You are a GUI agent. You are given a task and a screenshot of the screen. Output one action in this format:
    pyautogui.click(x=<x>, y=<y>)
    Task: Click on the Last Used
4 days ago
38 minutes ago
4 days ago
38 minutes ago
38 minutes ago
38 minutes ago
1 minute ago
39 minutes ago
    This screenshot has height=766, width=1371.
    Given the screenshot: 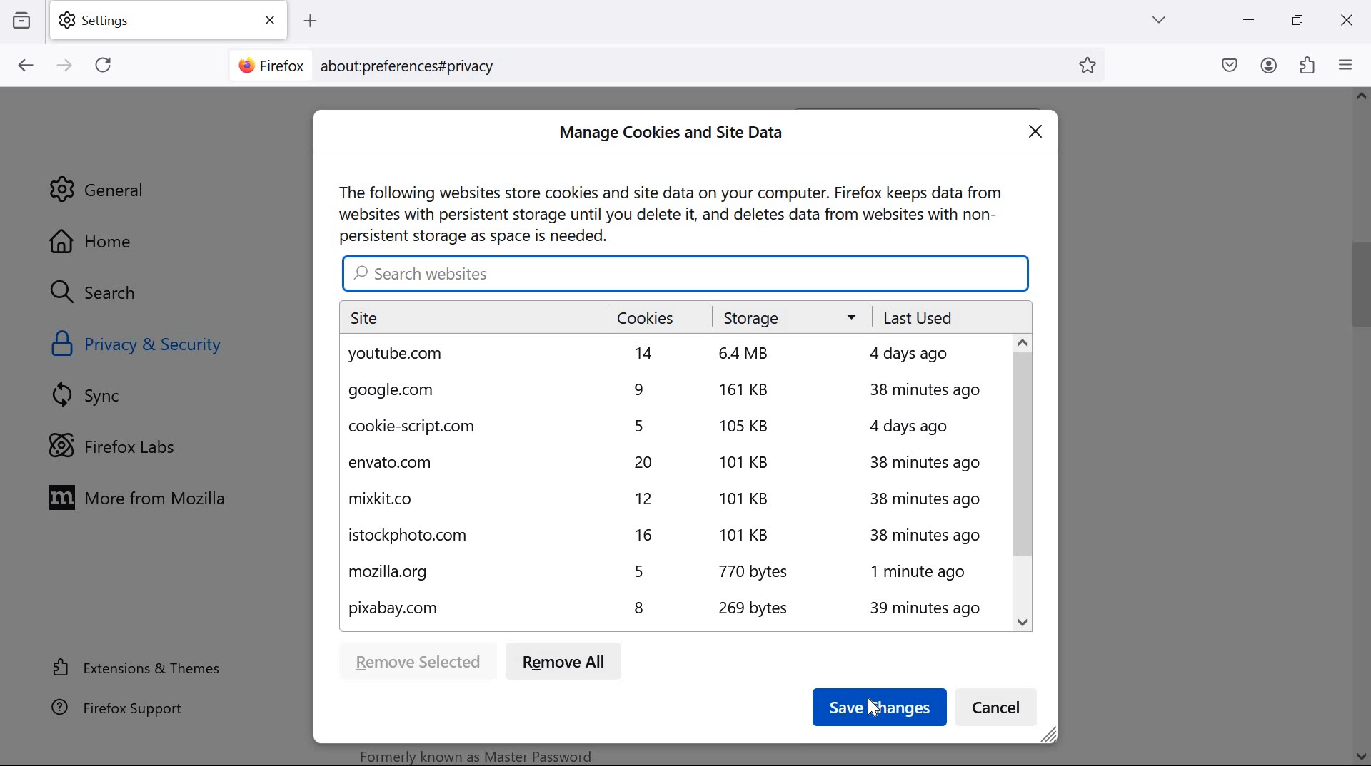 What is the action you would take?
    pyautogui.click(x=933, y=465)
    